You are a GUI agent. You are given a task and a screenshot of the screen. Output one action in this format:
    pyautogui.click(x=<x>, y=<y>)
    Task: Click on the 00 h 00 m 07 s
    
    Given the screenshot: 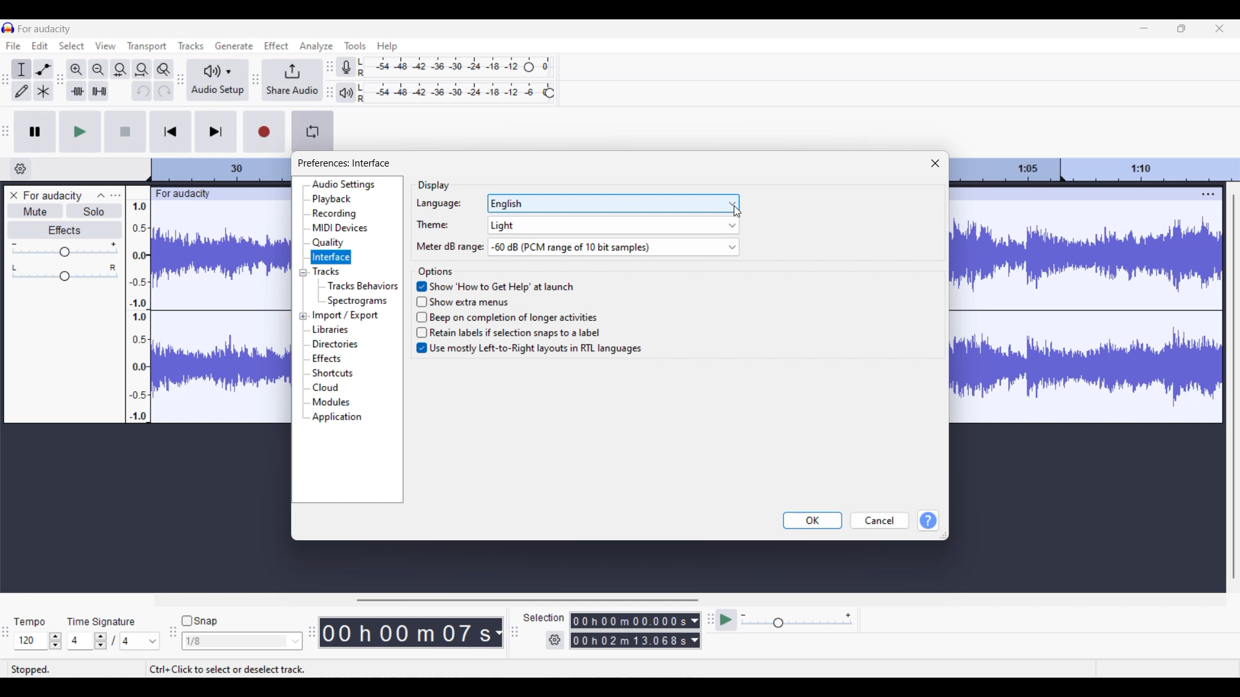 What is the action you would take?
    pyautogui.click(x=406, y=632)
    